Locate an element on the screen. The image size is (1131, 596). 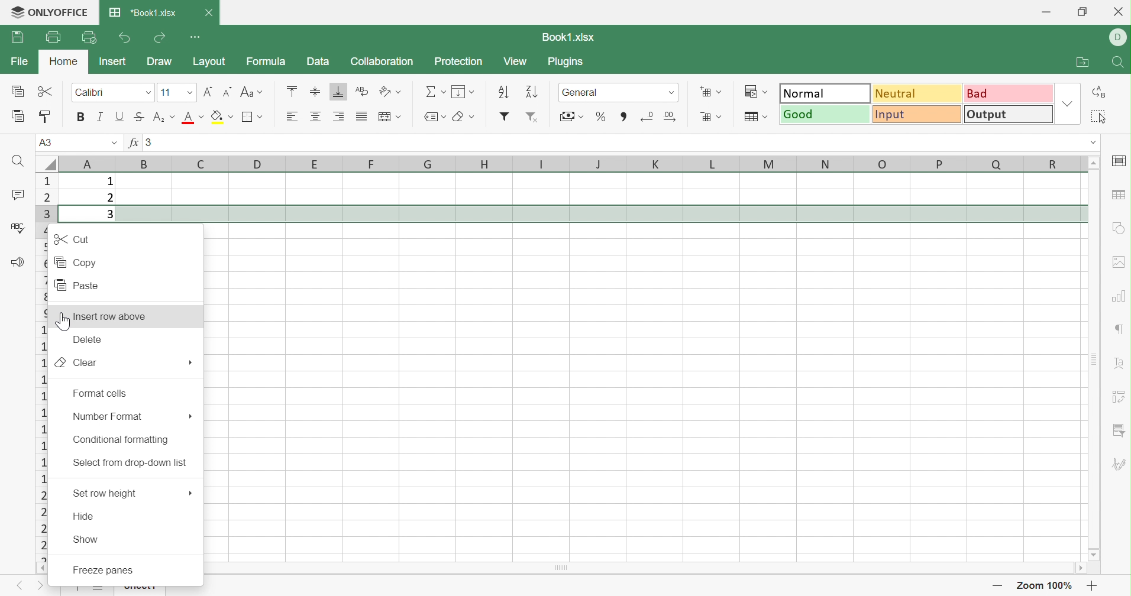
Draw is located at coordinates (160, 62).